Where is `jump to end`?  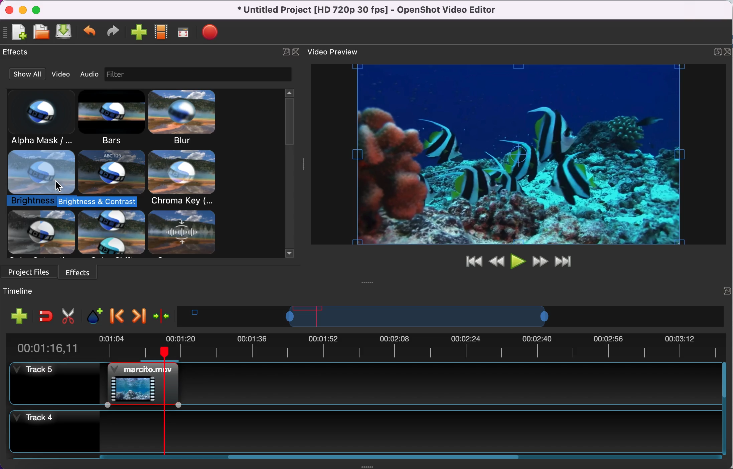
jump to end is located at coordinates (564, 262).